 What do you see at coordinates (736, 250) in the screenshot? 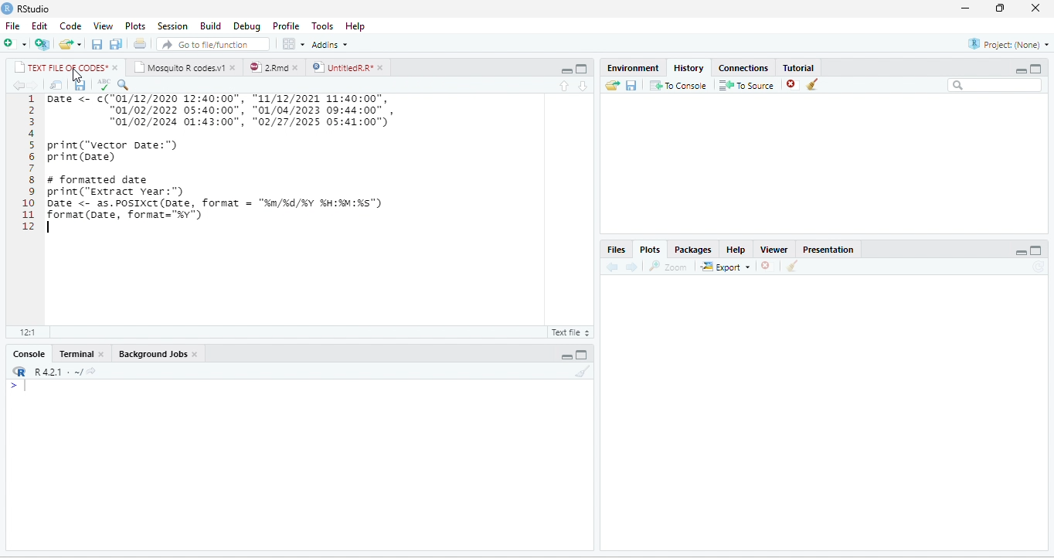
I see `Help` at bounding box center [736, 250].